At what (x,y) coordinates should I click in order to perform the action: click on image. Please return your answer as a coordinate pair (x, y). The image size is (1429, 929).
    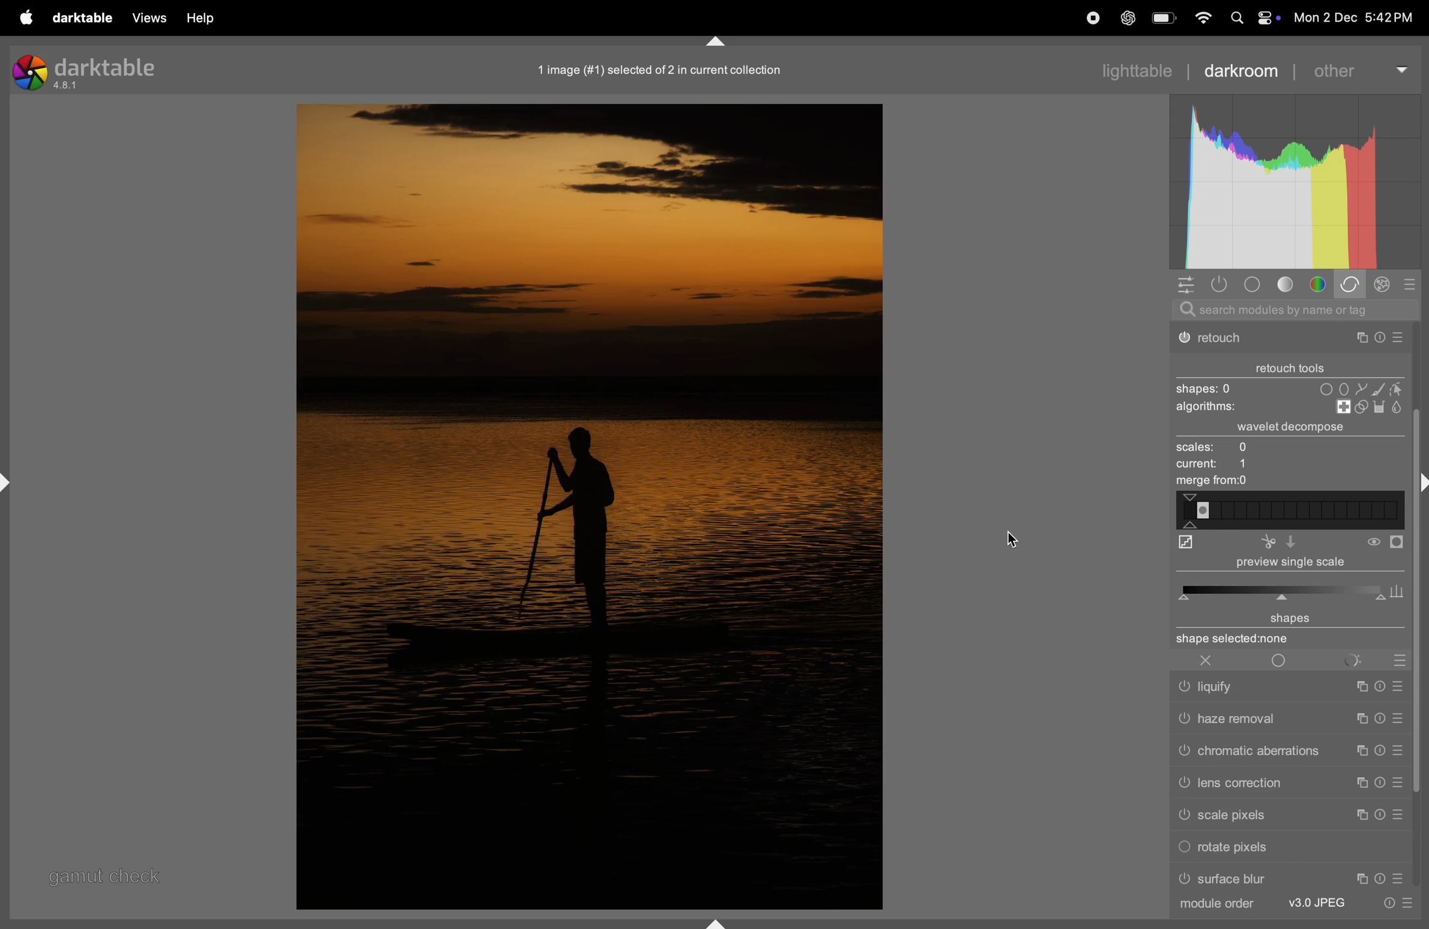
    Looking at the image, I should click on (587, 507).